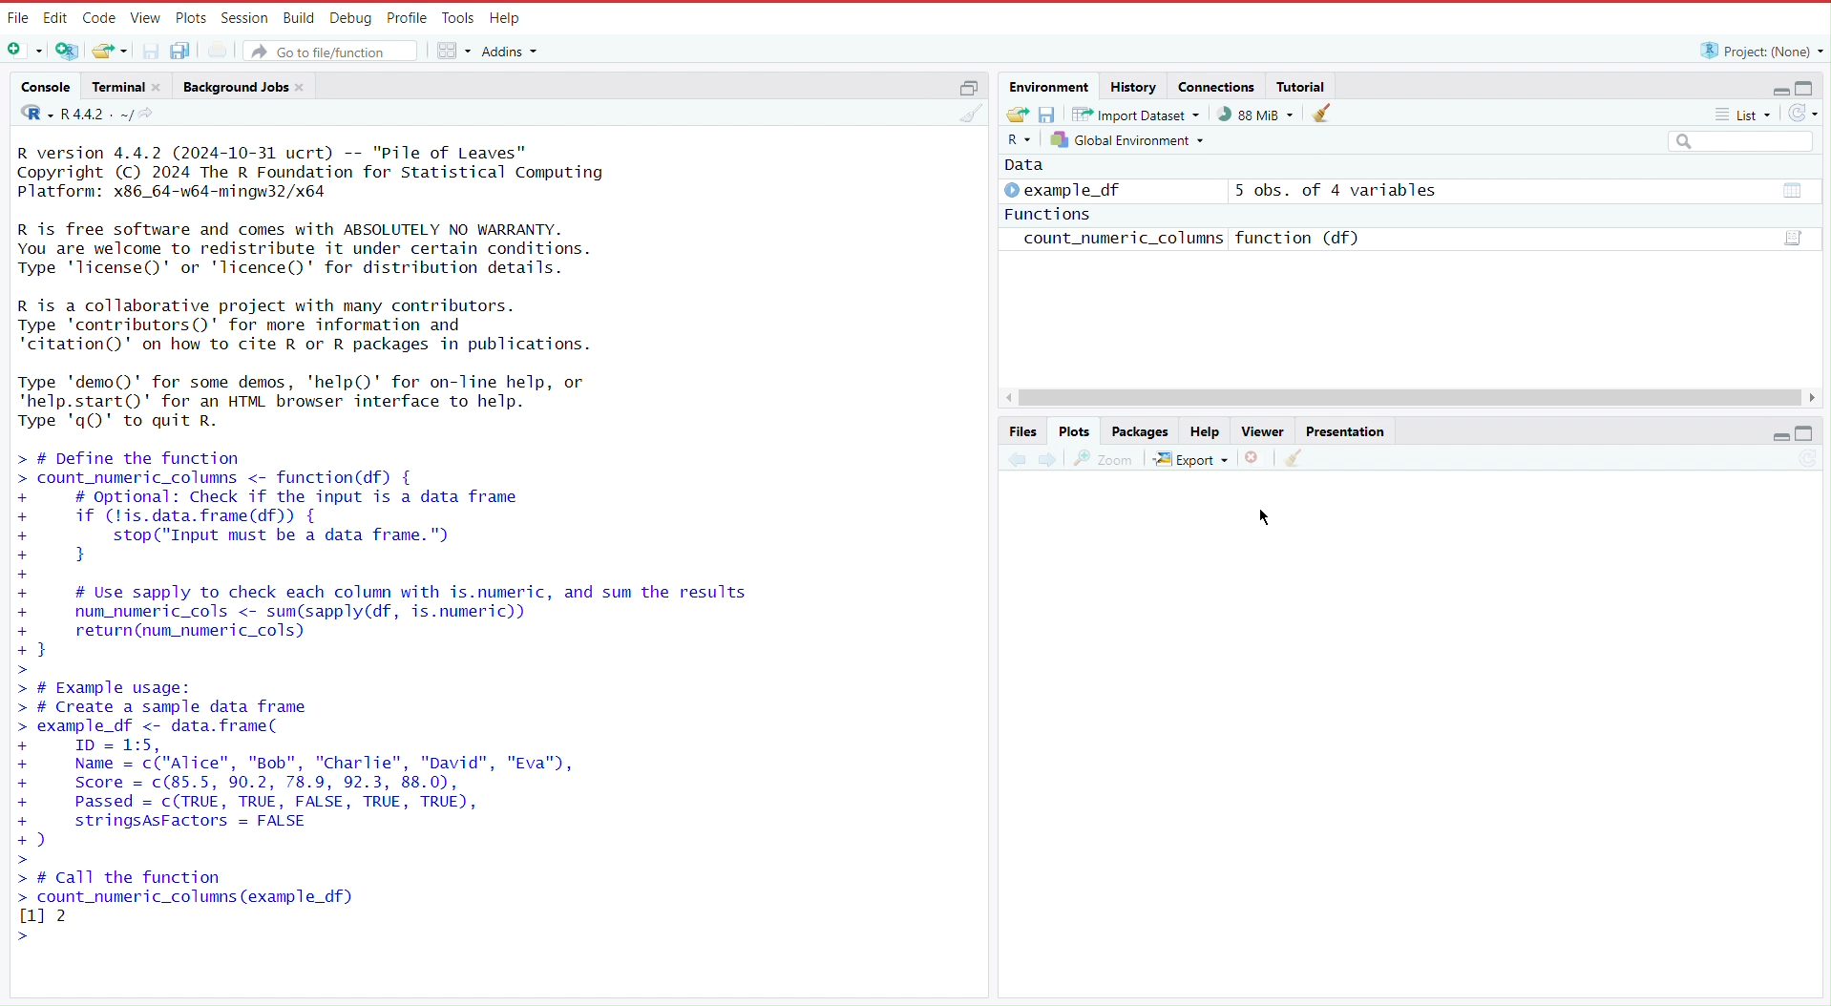 This screenshot has width=1831, height=1006. I want to click on Terminal, so click(126, 87).